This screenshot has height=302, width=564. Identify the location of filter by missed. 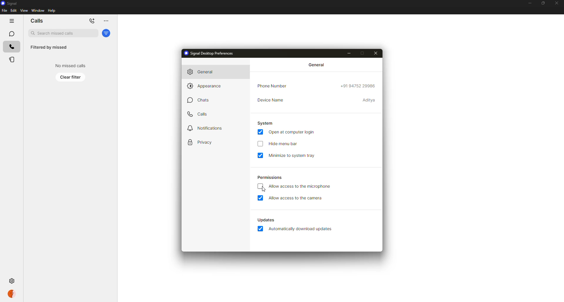
(48, 47).